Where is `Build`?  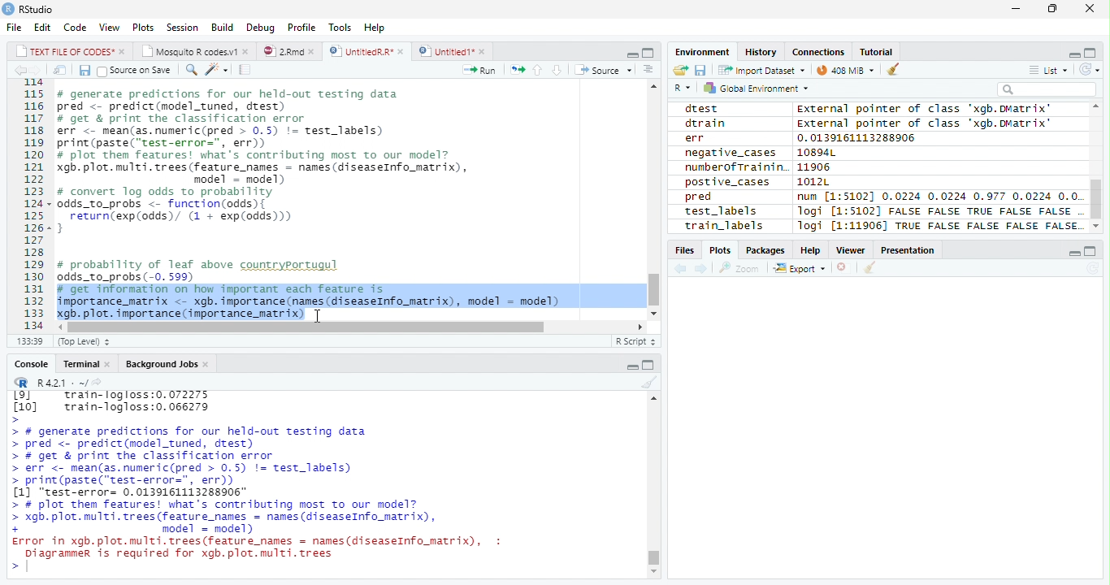
Build is located at coordinates (223, 28).